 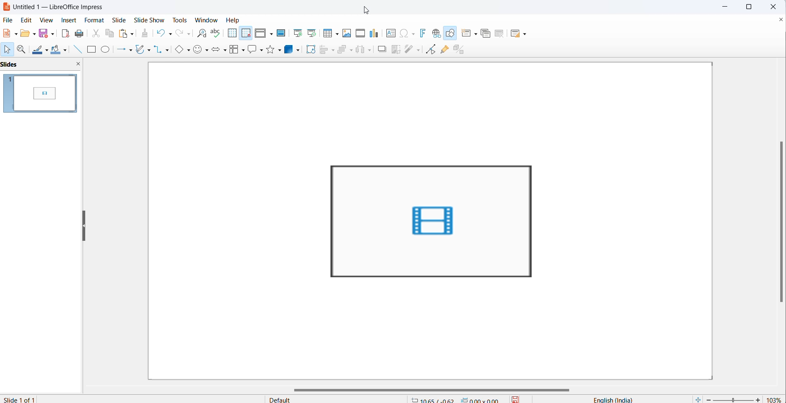 I want to click on insert, so click(x=69, y=19).